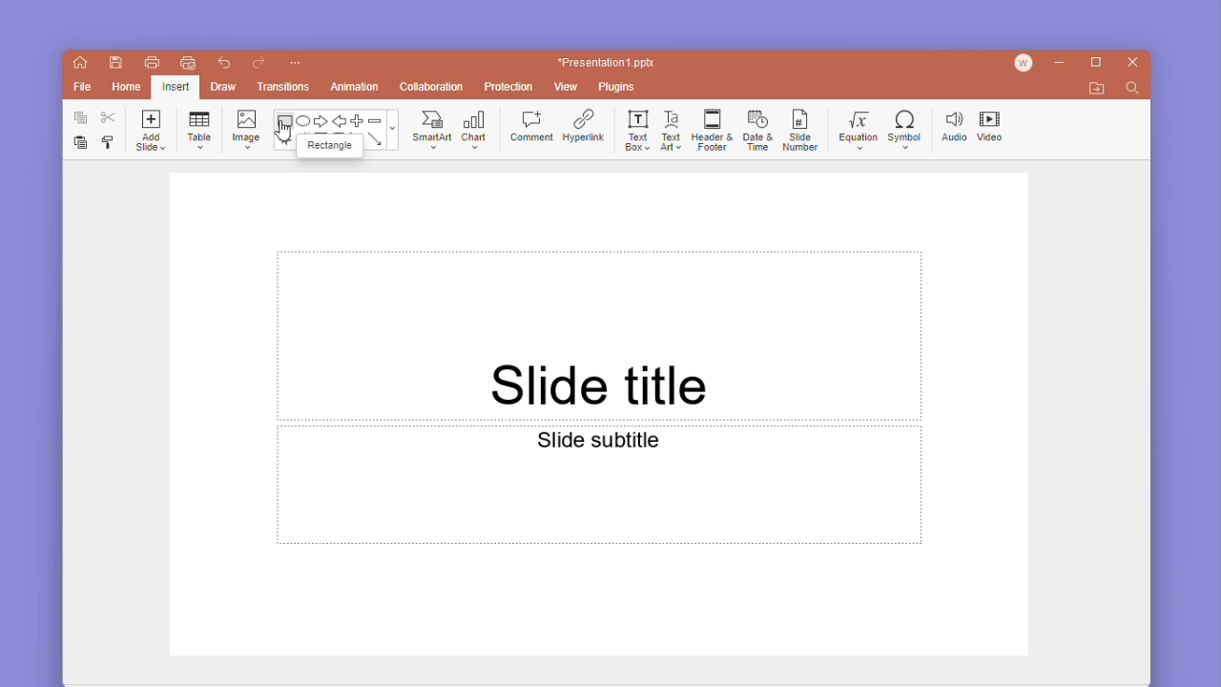  Describe the element at coordinates (1096, 89) in the screenshot. I see `open file location` at that location.